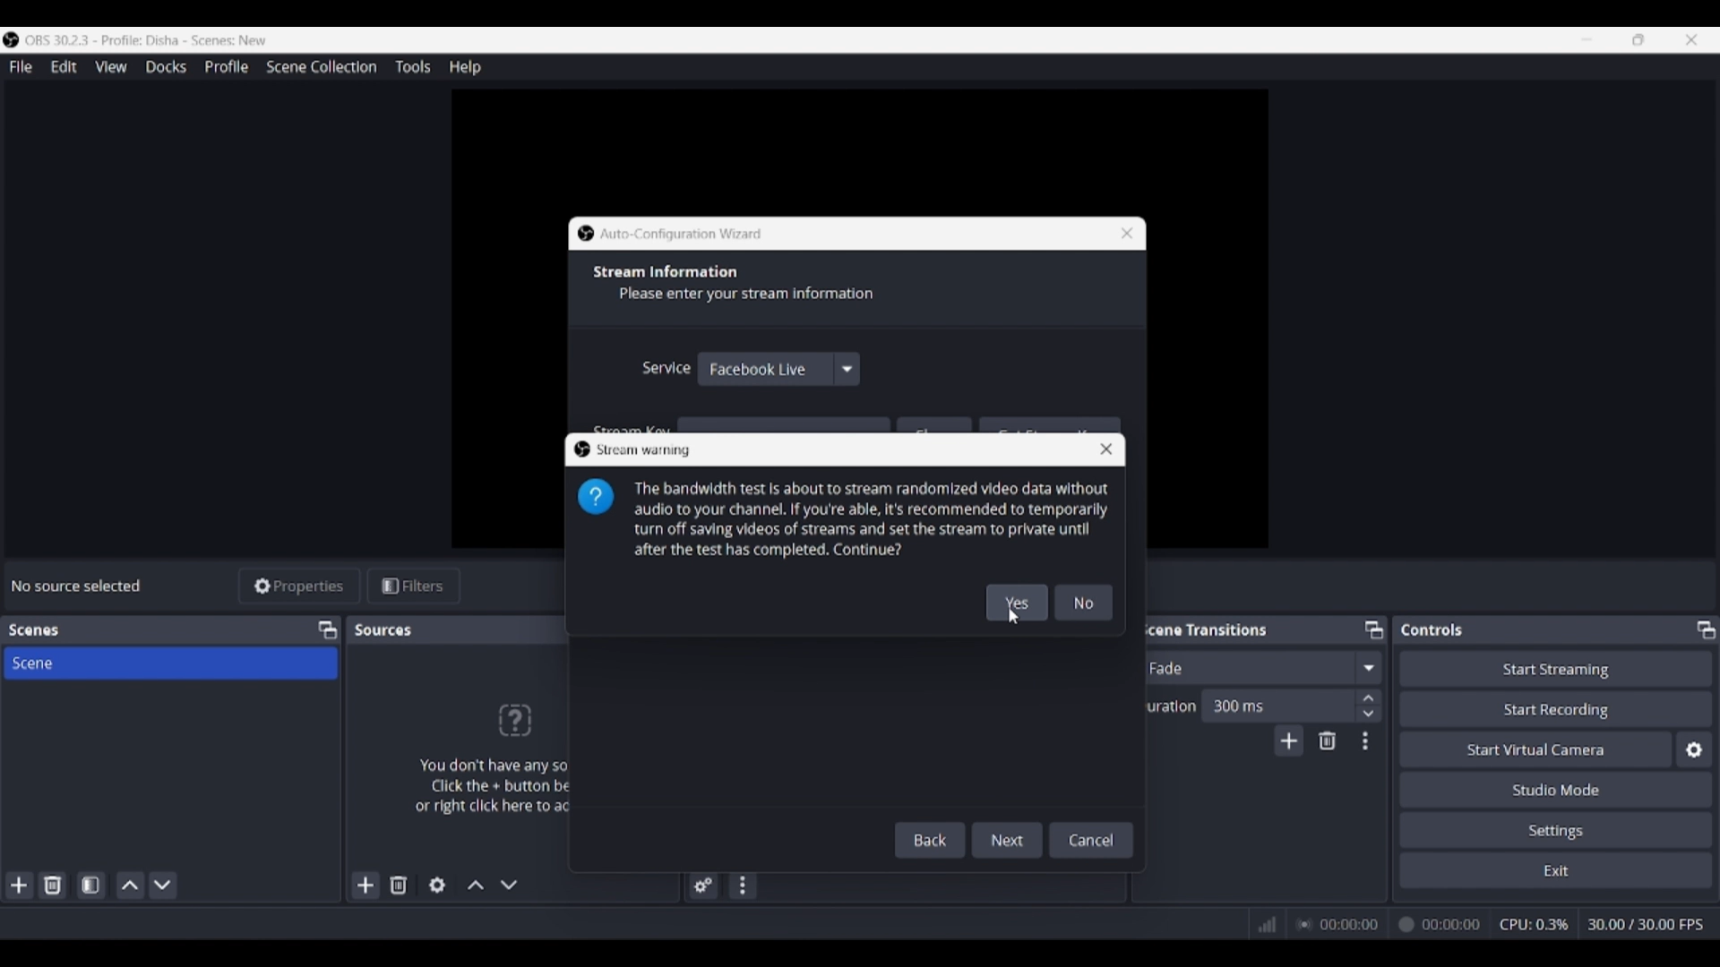 The image size is (1720, 967). Describe the element at coordinates (645, 450) in the screenshot. I see `Window title` at that location.